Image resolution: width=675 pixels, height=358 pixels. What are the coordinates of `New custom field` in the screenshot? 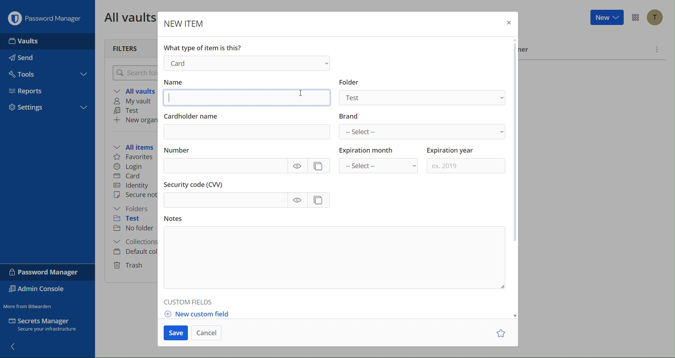 It's located at (203, 314).